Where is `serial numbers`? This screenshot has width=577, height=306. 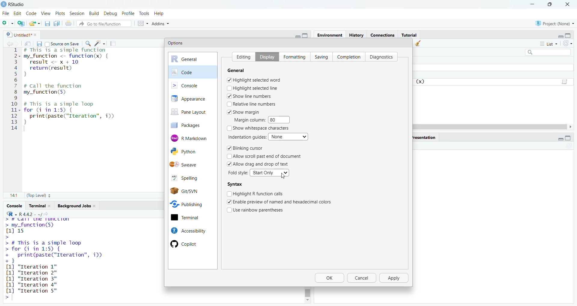
serial numbers is located at coordinates (14, 90).